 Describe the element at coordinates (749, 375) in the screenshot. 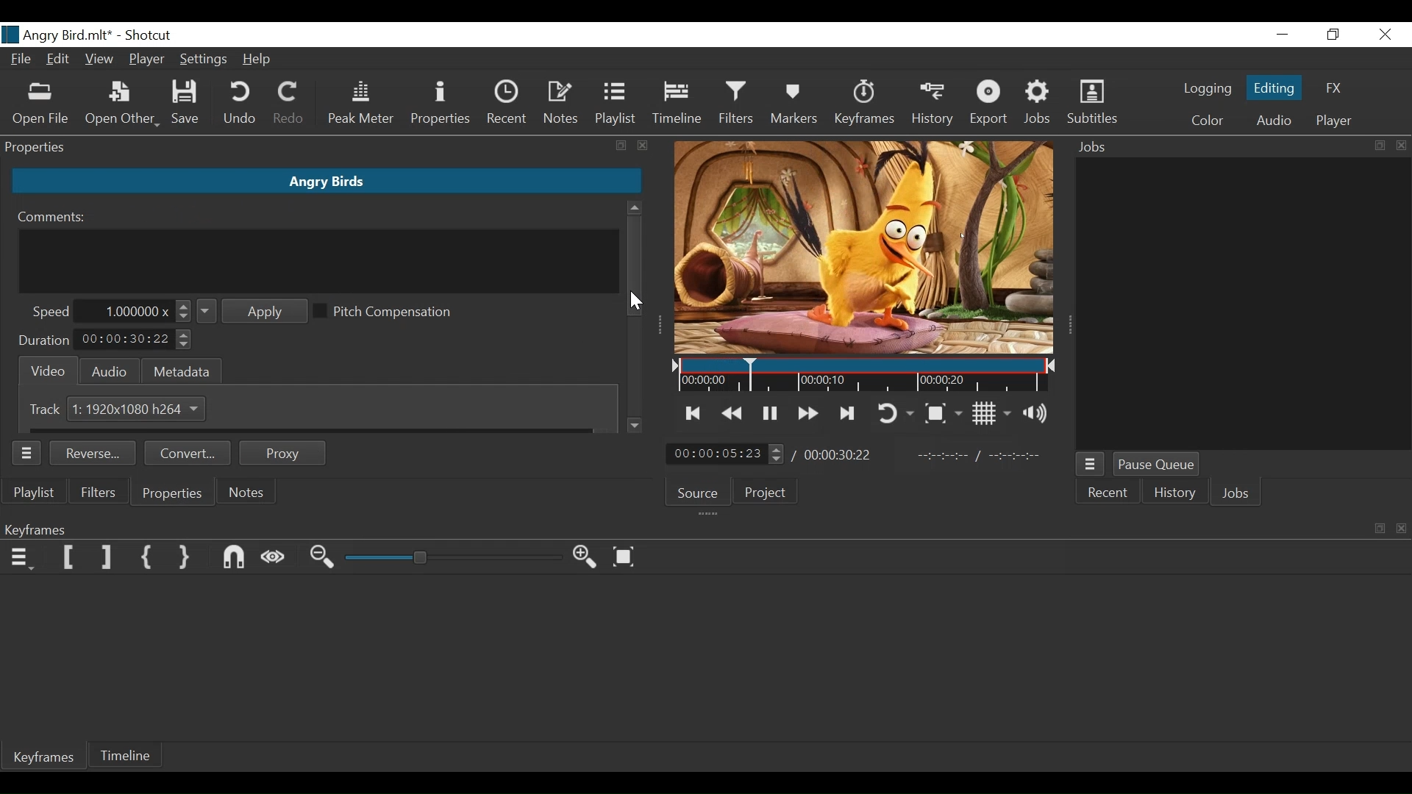

I see `Insertion cursor` at that location.